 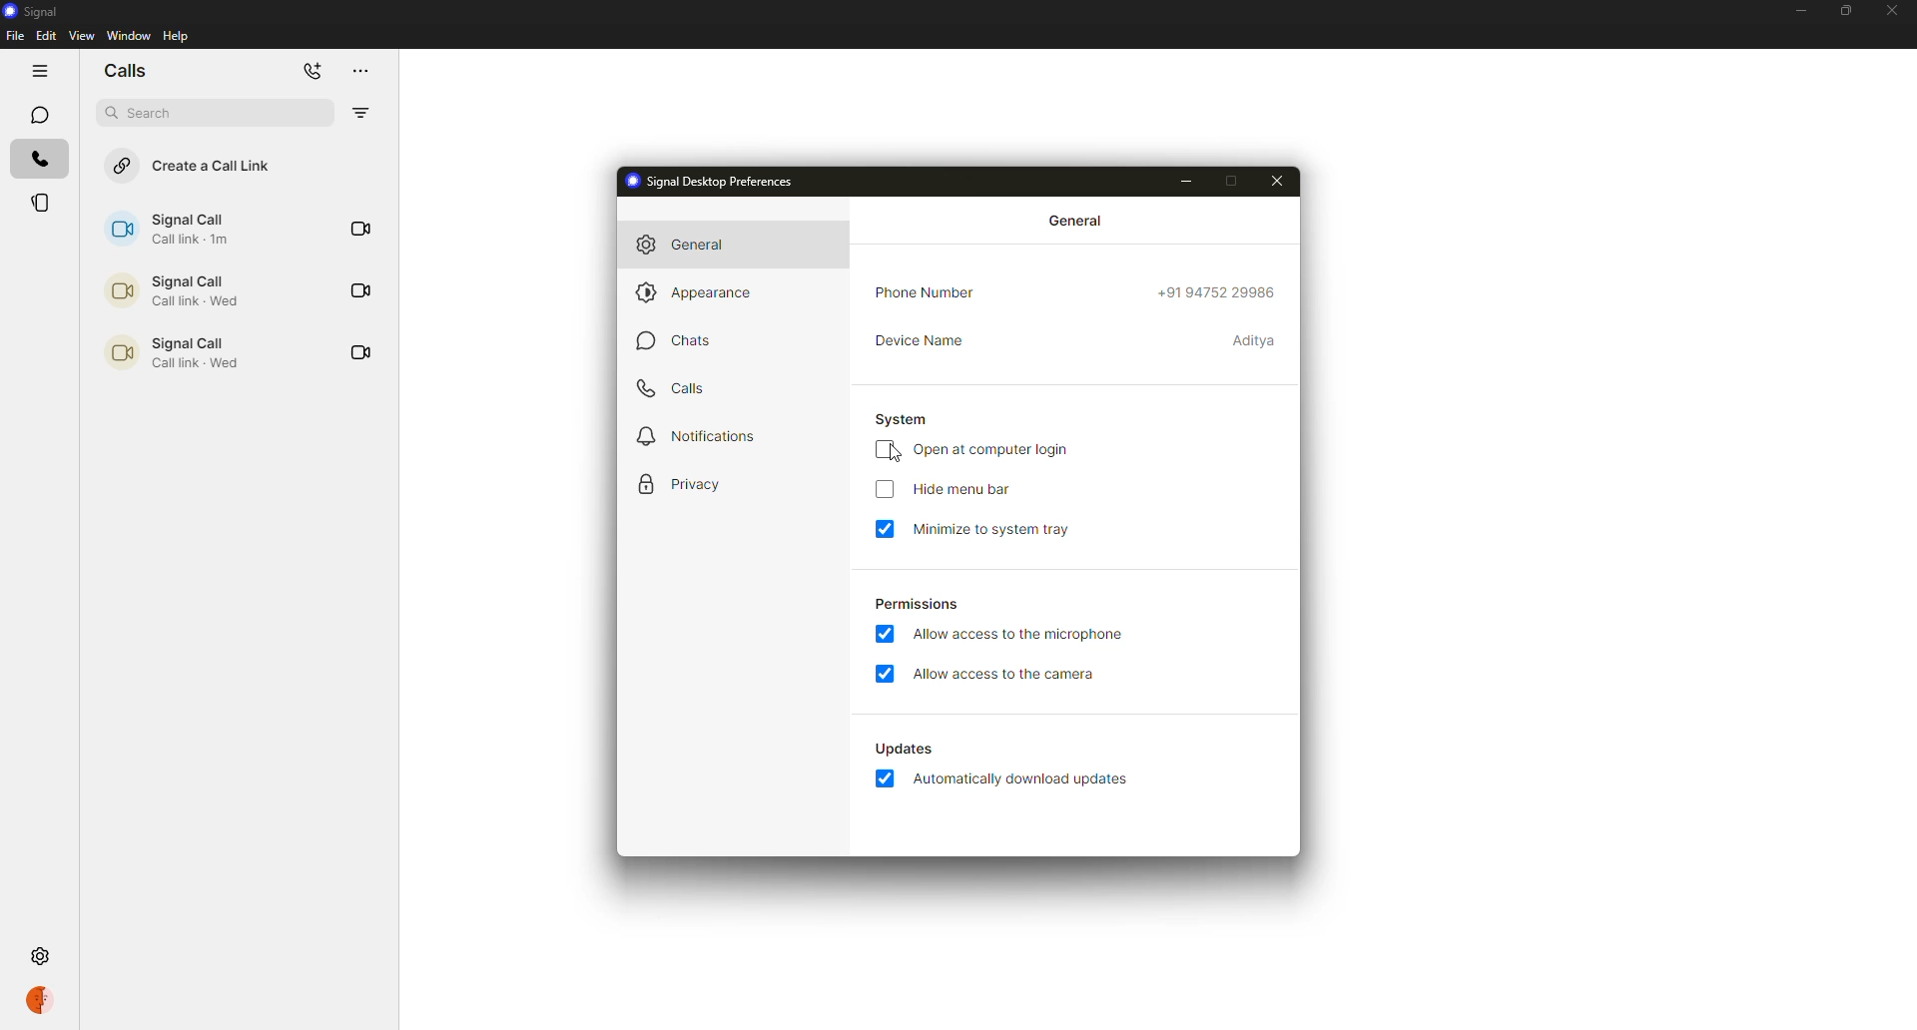 I want to click on general, so click(x=691, y=245).